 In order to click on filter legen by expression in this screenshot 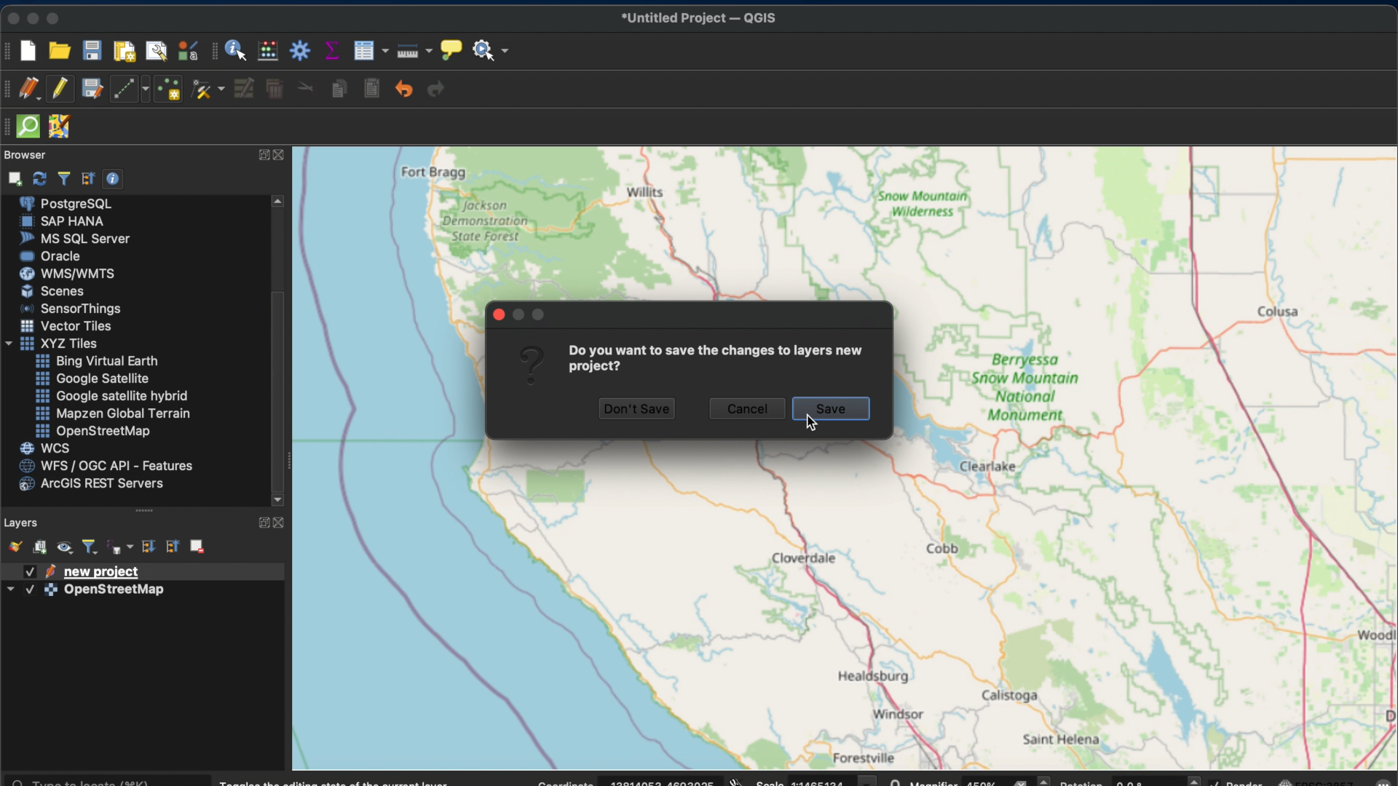, I will do `click(121, 547)`.